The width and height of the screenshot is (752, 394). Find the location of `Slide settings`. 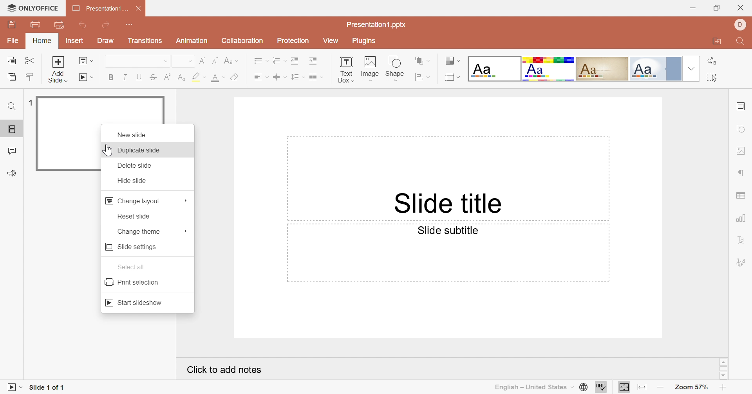

Slide settings is located at coordinates (741, 106).